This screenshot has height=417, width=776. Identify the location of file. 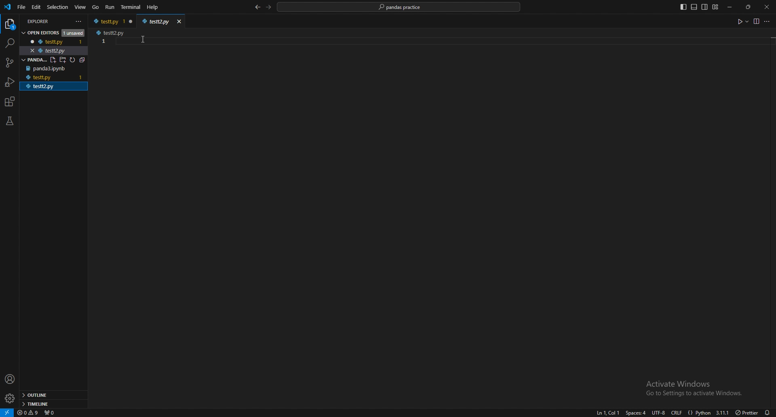
(22, 7).